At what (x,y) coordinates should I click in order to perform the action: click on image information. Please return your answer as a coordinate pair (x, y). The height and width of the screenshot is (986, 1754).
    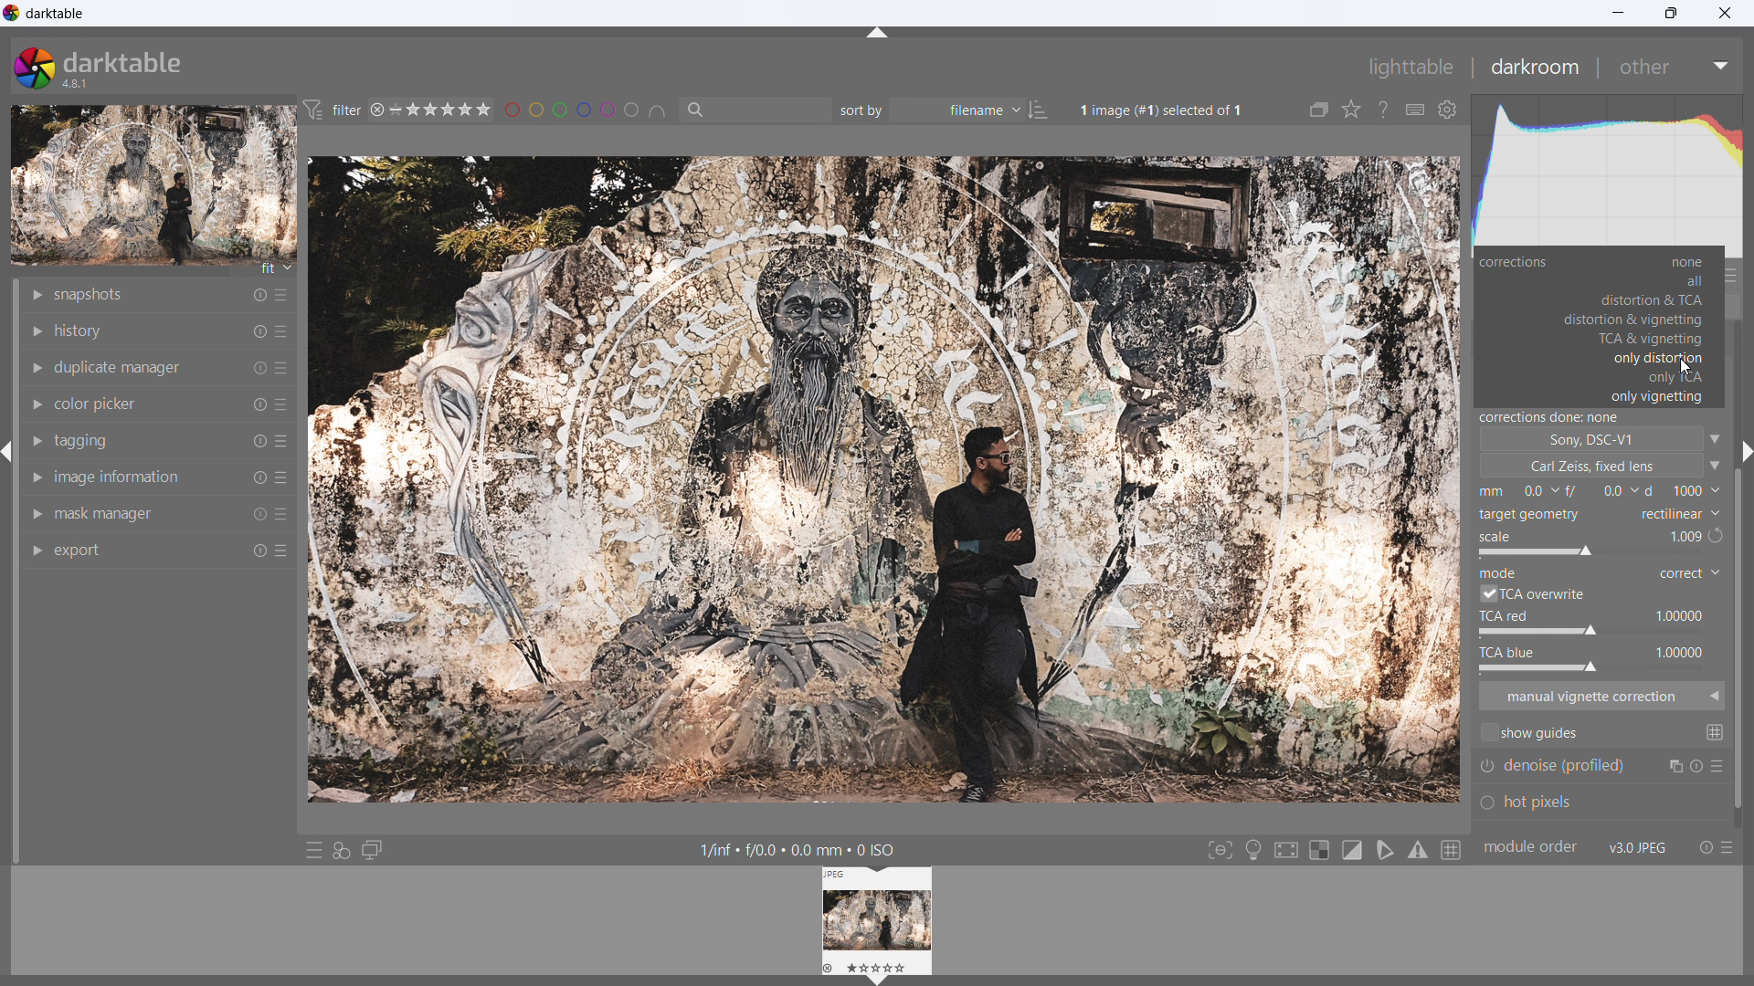
    Looking at the image, I should click on (119, 477).